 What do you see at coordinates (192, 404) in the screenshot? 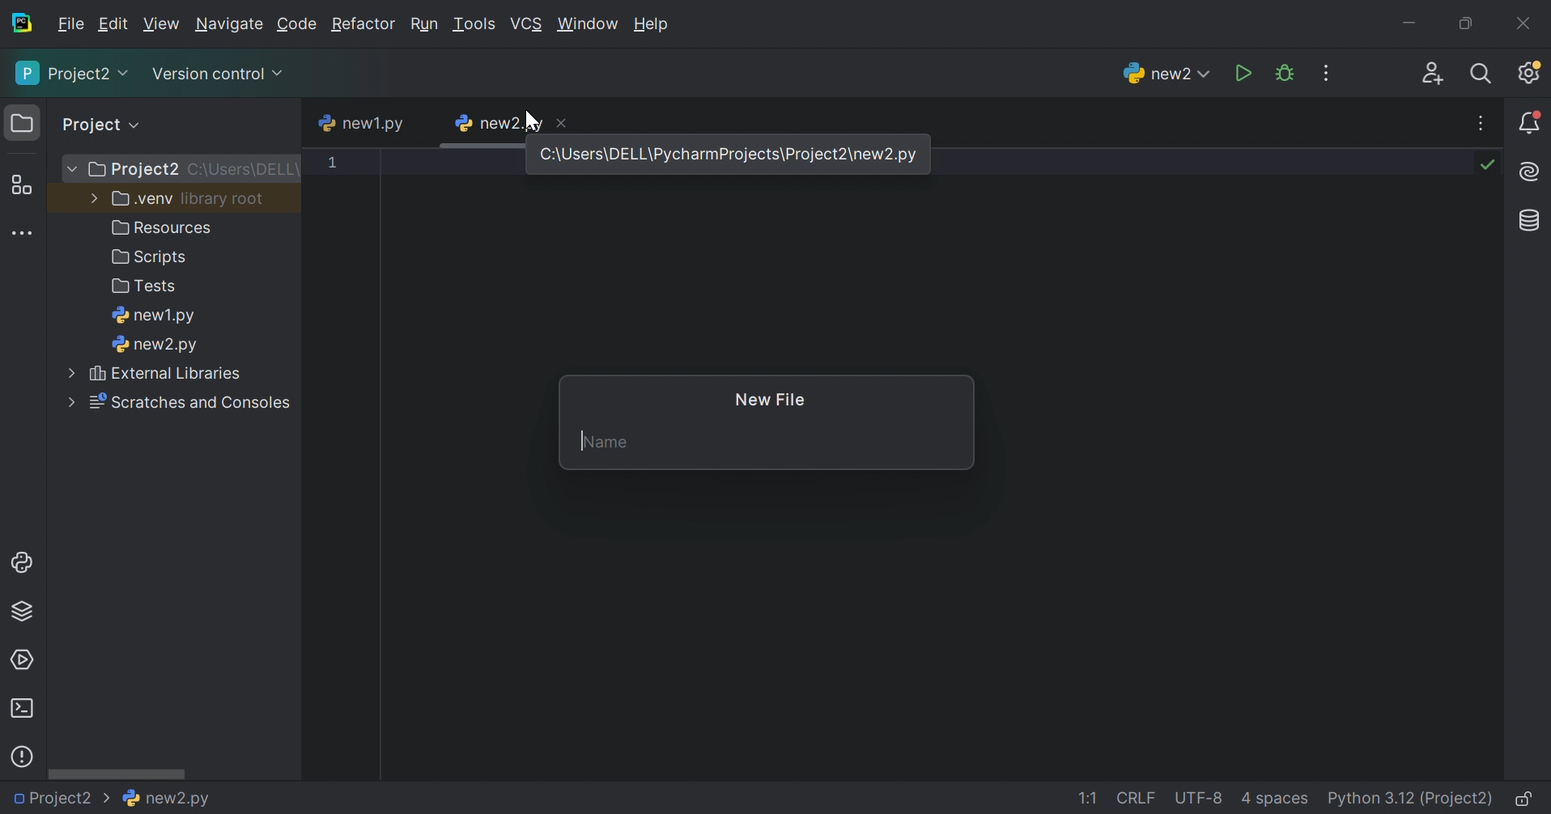
I see `Scratches and consoles` at bounding box center [192, 404].